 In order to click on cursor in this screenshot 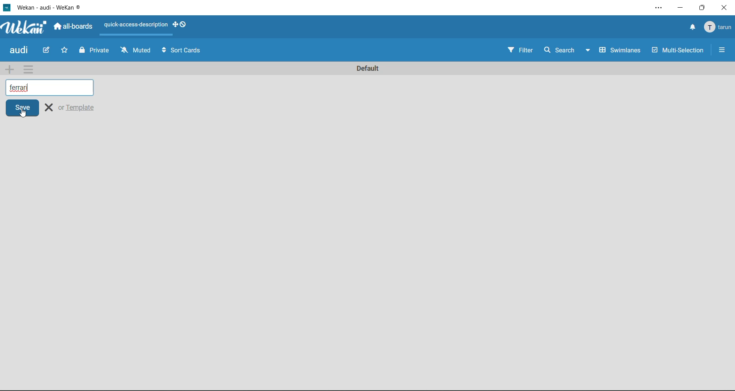, I will do `click(25, 114)`.